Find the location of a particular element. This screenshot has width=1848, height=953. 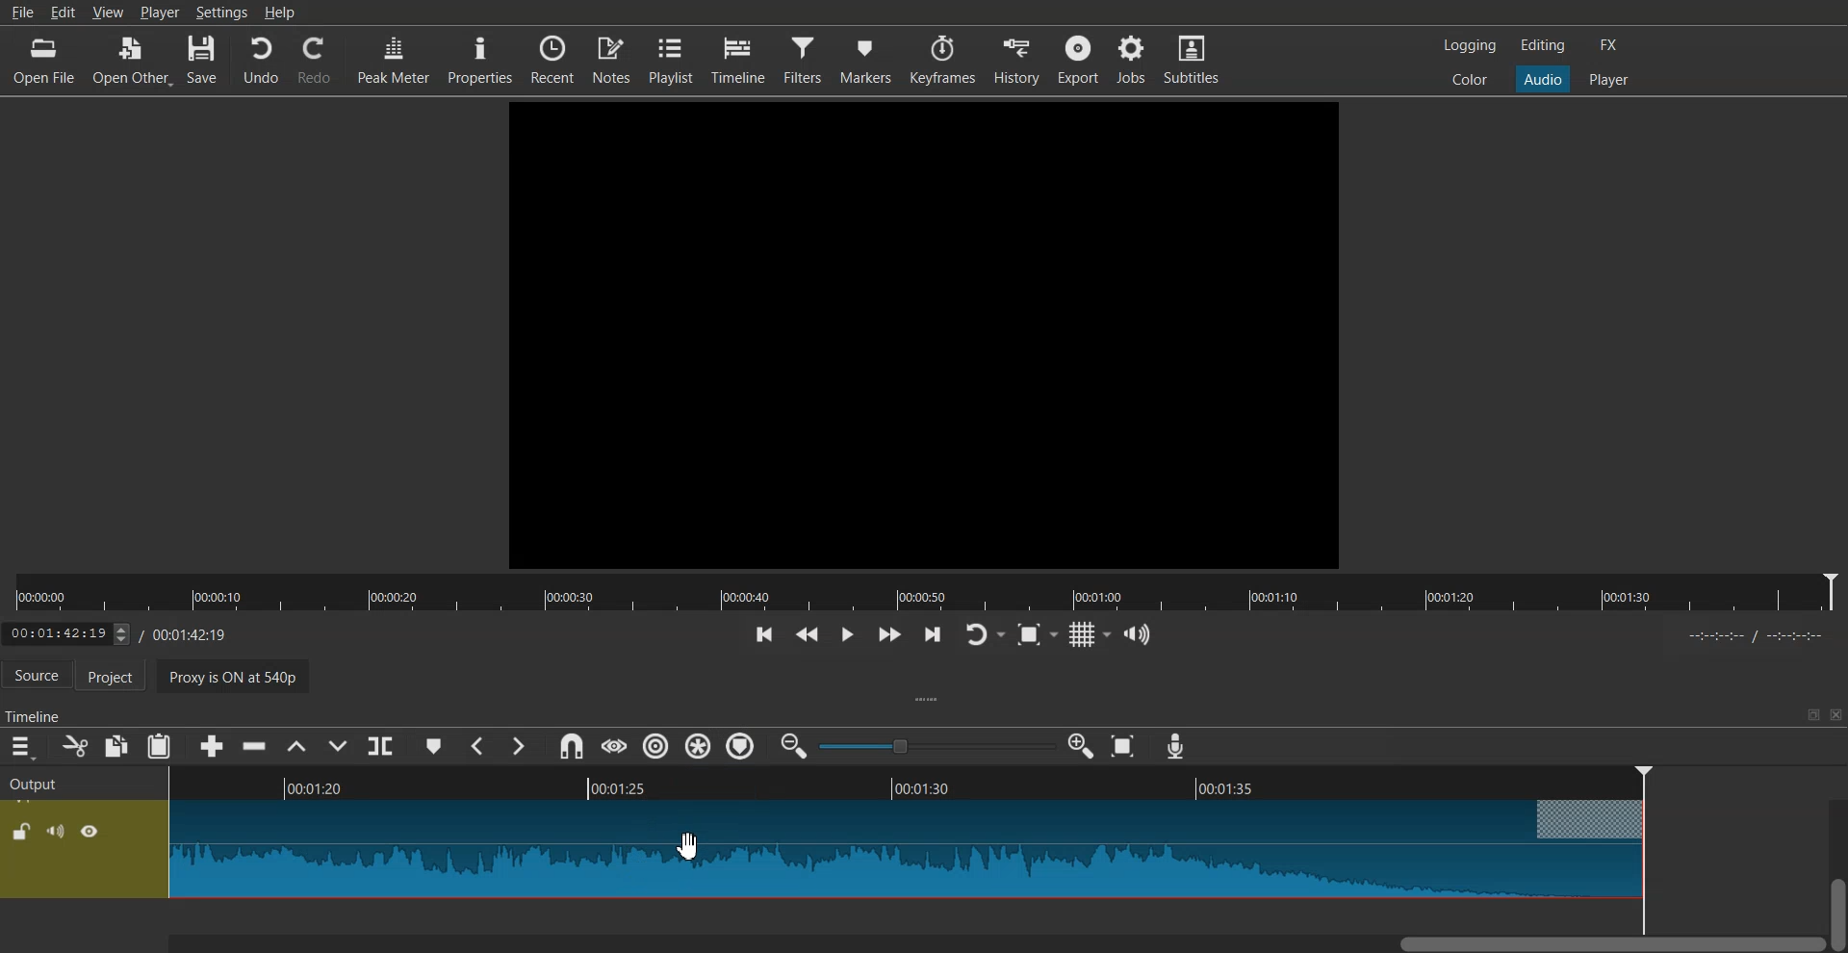

Subtitles is located at coordinates (1195, 60).